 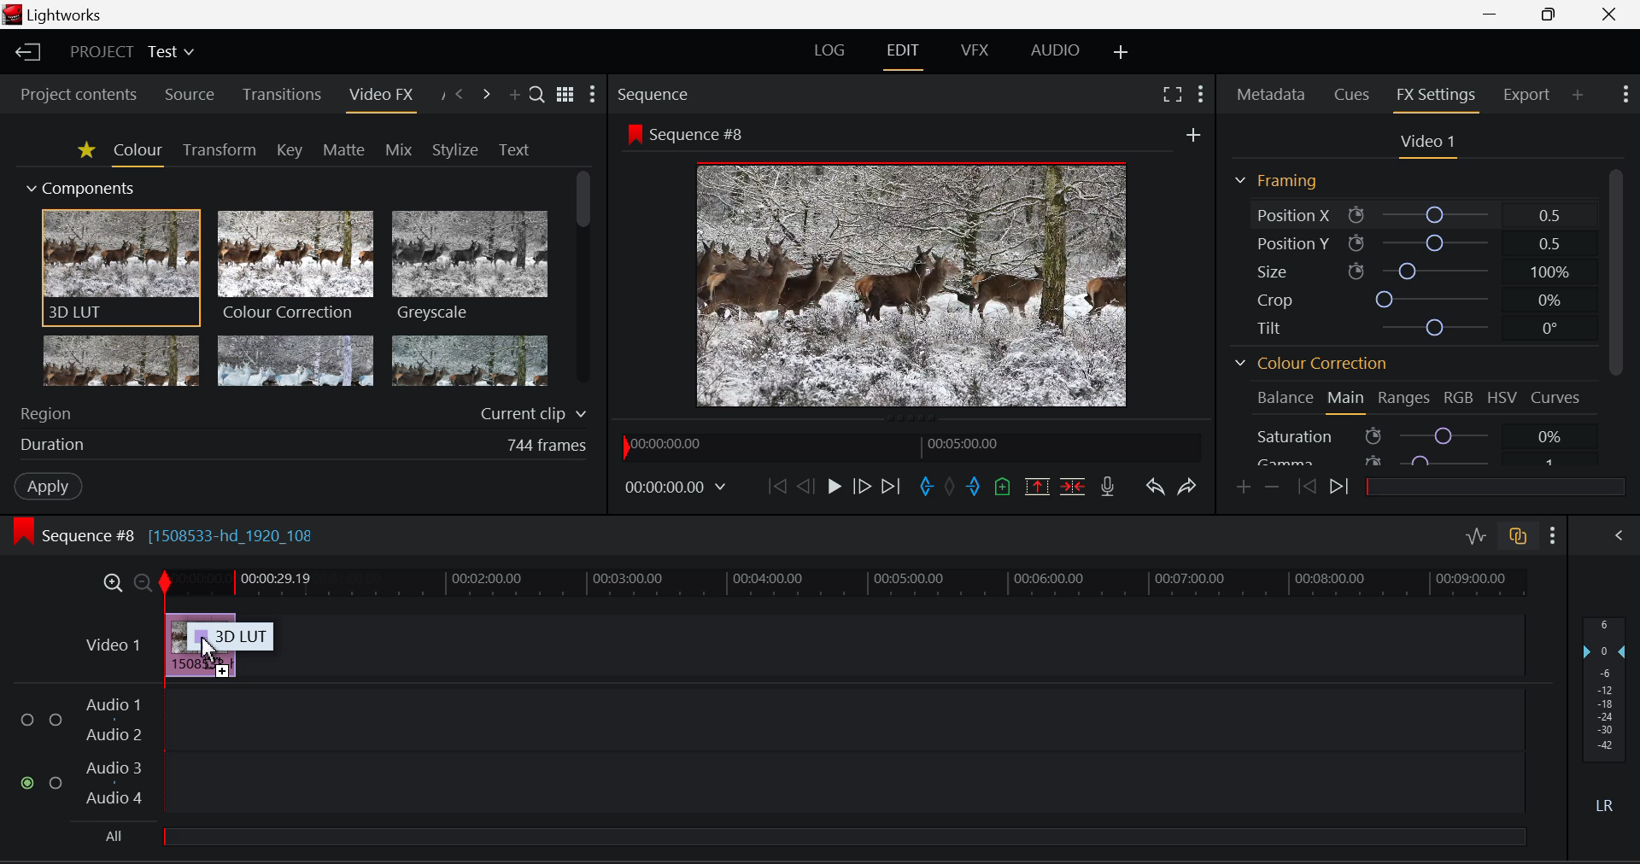 What do you see at coordinates (1492, 15) in the screenshot?
I see `Restore Down` at bounding box center [1492, 15].